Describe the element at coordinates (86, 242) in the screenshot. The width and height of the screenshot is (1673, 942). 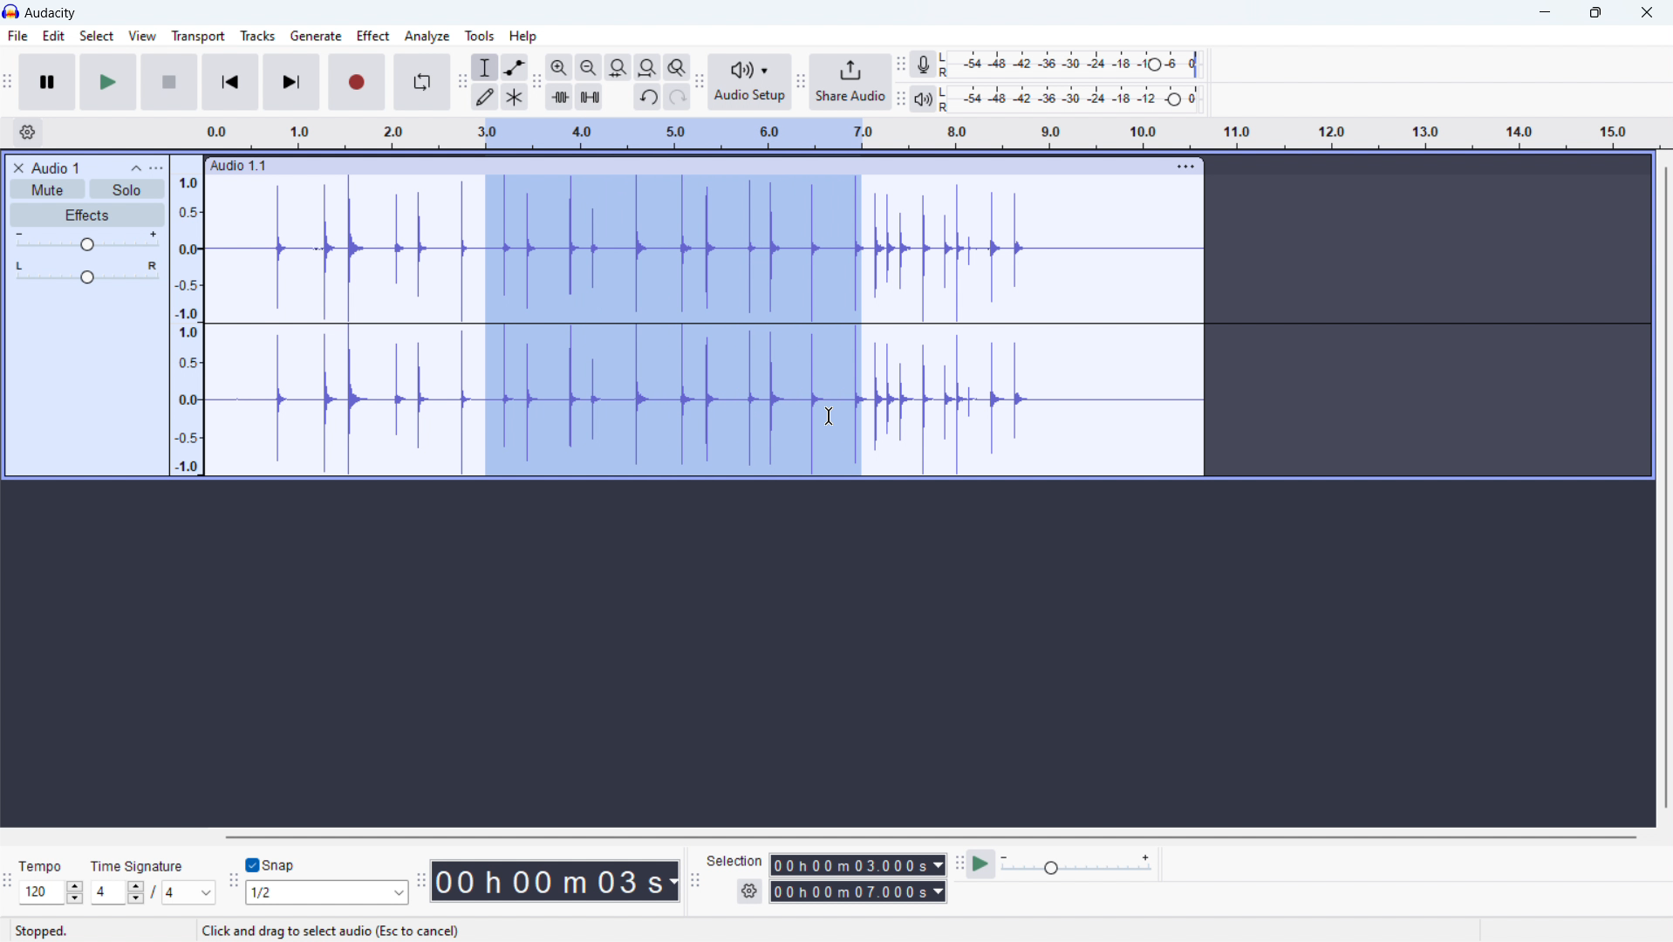
I see `volume` at that location.